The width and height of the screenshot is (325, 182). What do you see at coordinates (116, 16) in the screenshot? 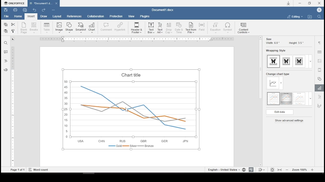
I see `protection` at bounding box center [116, 16].